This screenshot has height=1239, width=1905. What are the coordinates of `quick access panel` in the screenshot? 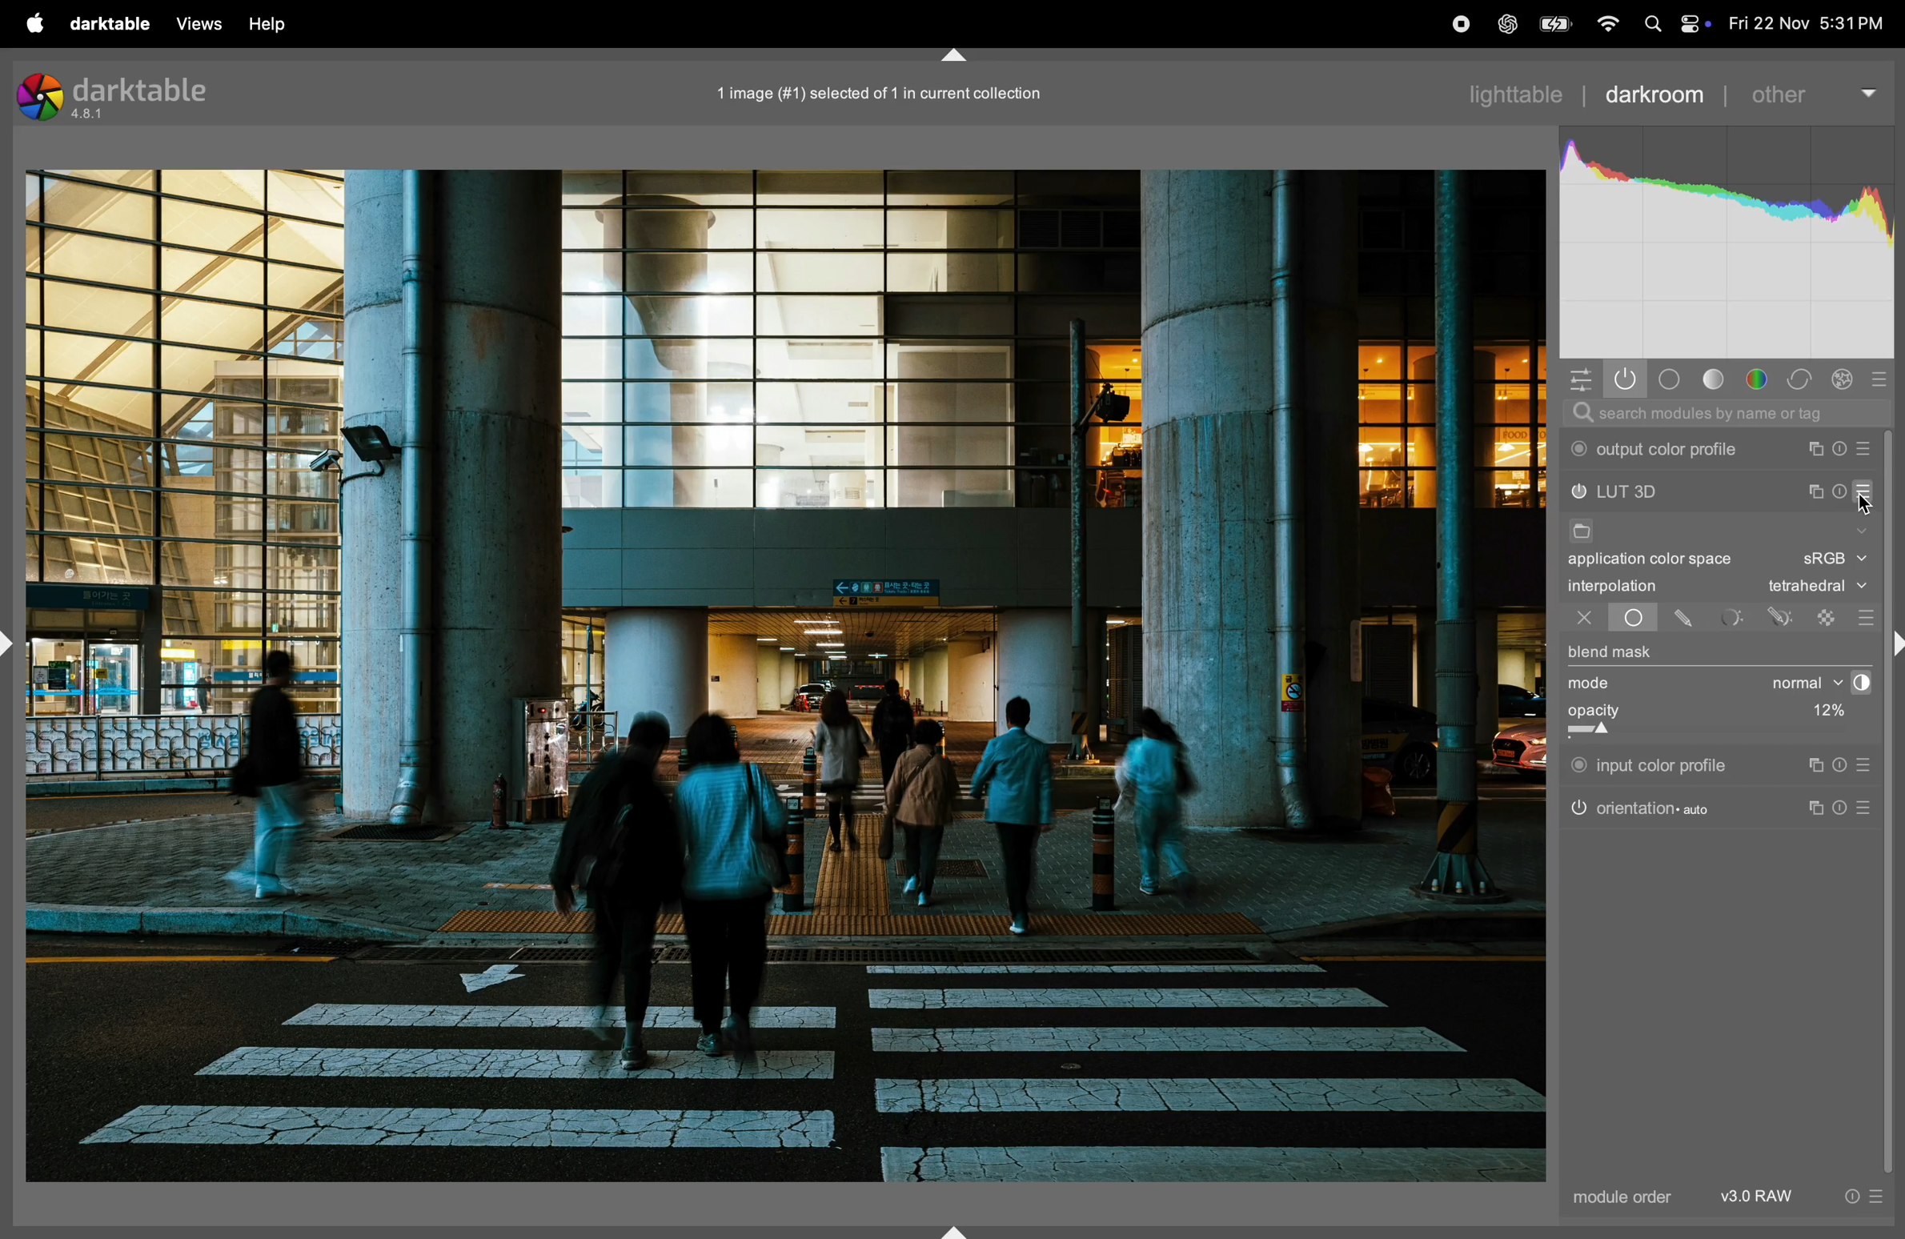 It's located at (1577, 377).